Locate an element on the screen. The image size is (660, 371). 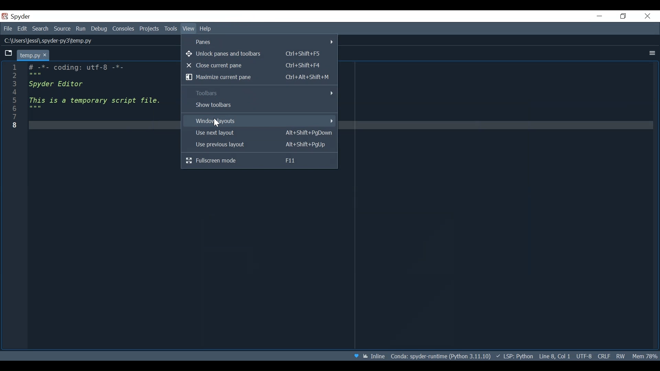
View is located at coordinates (188, 29).